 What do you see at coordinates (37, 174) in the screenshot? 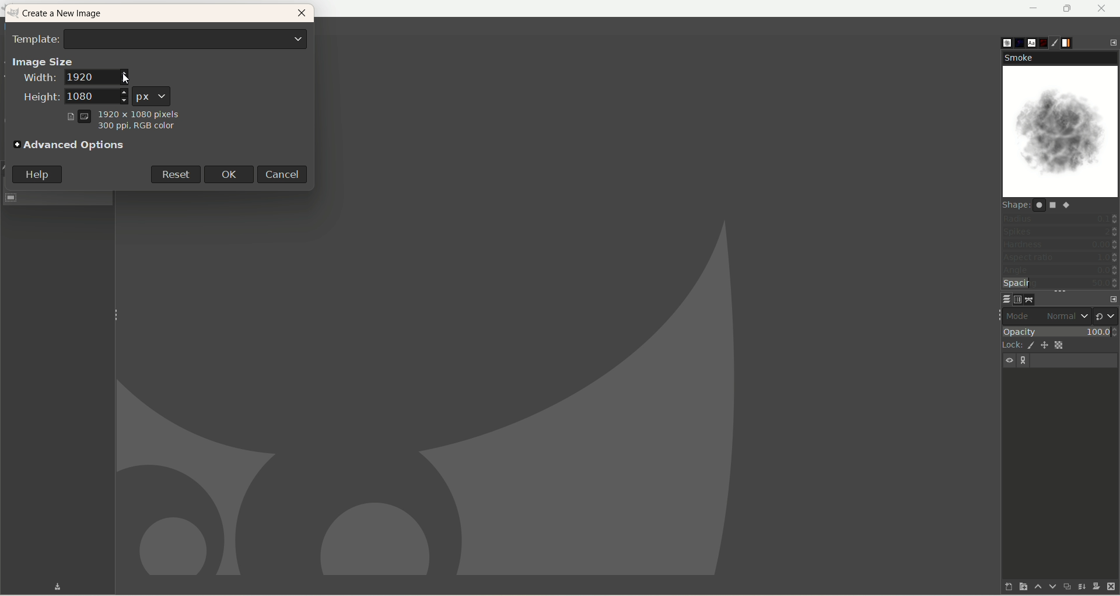
I see `help` at bounding box center [37, 174].